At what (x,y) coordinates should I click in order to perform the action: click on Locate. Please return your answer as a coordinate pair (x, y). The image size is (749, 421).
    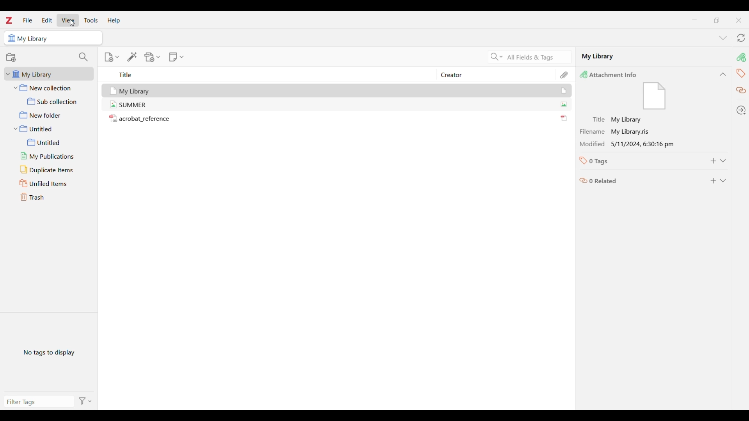
    Looking at the image, I should click on (741, 110).